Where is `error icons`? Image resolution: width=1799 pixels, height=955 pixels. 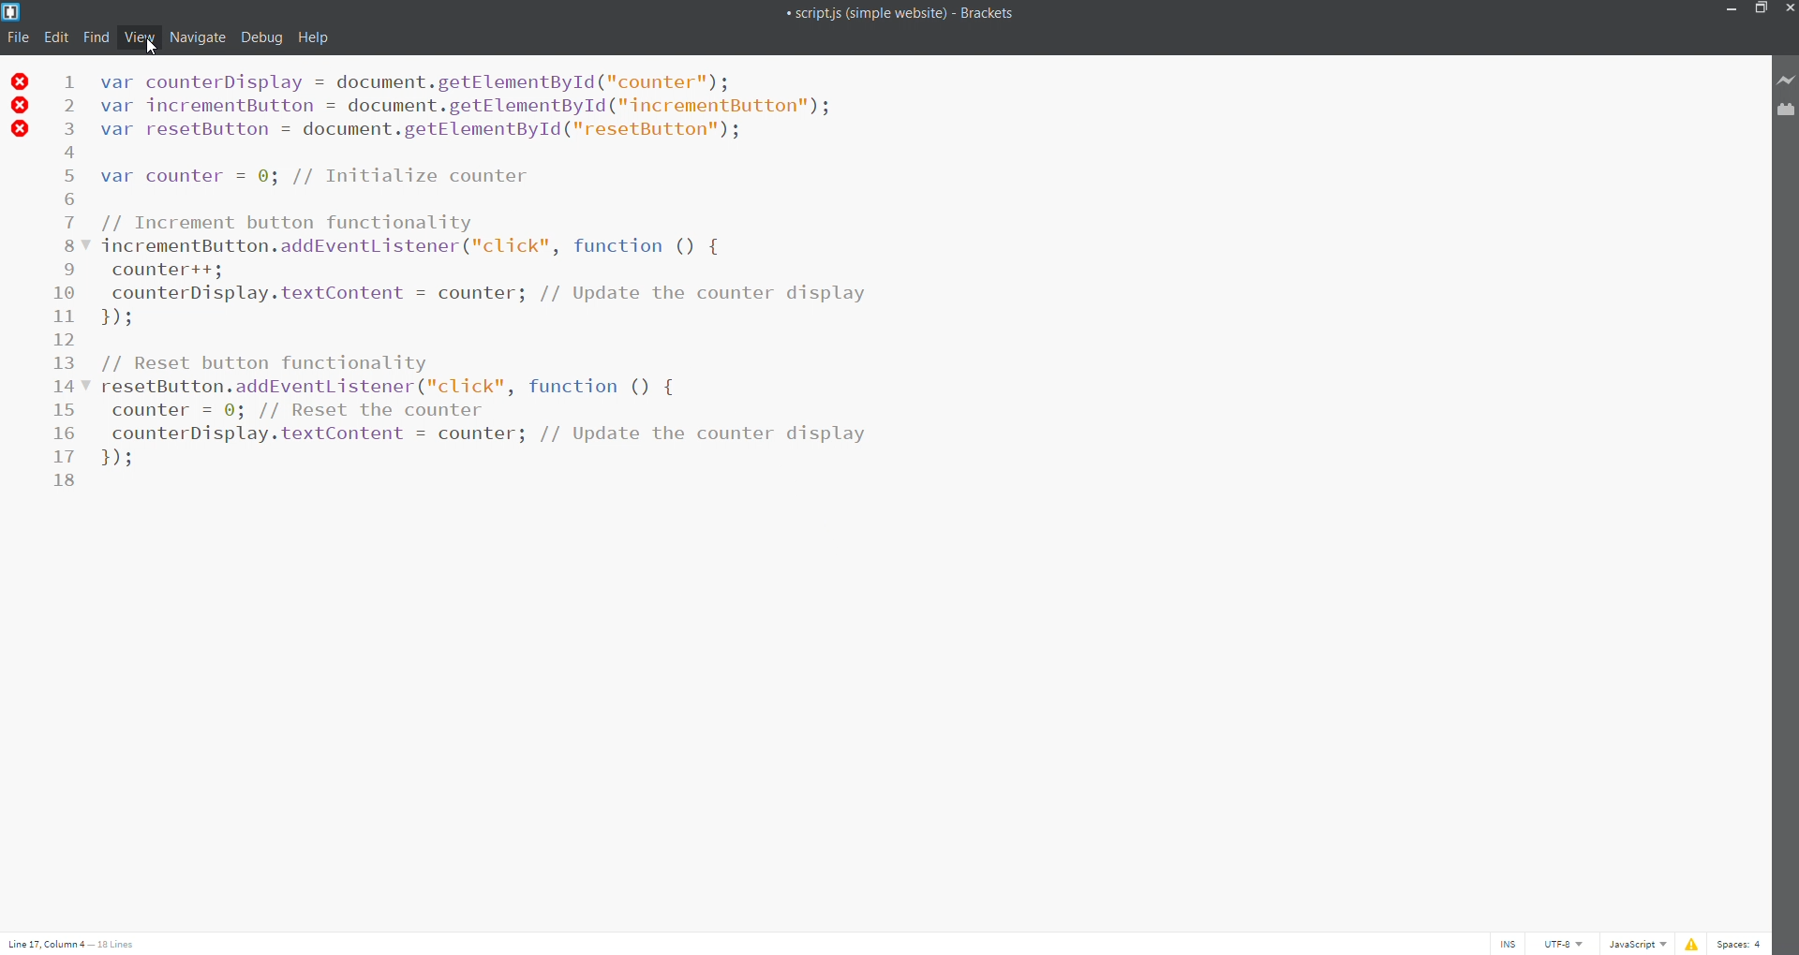 error icons is located at coordinates (18, 107).